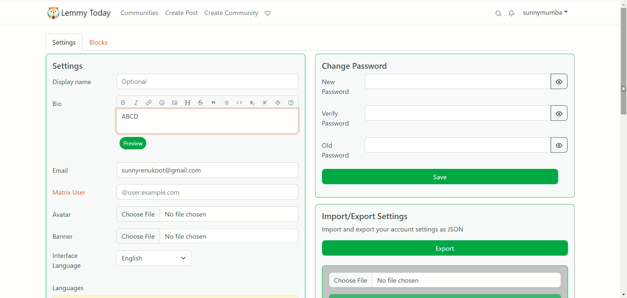 The width and height of the screenshot is (627, 298). What do you see at coordinates (441, 177) in the screenshot?
I see `save` at bounding box center [441, 177].